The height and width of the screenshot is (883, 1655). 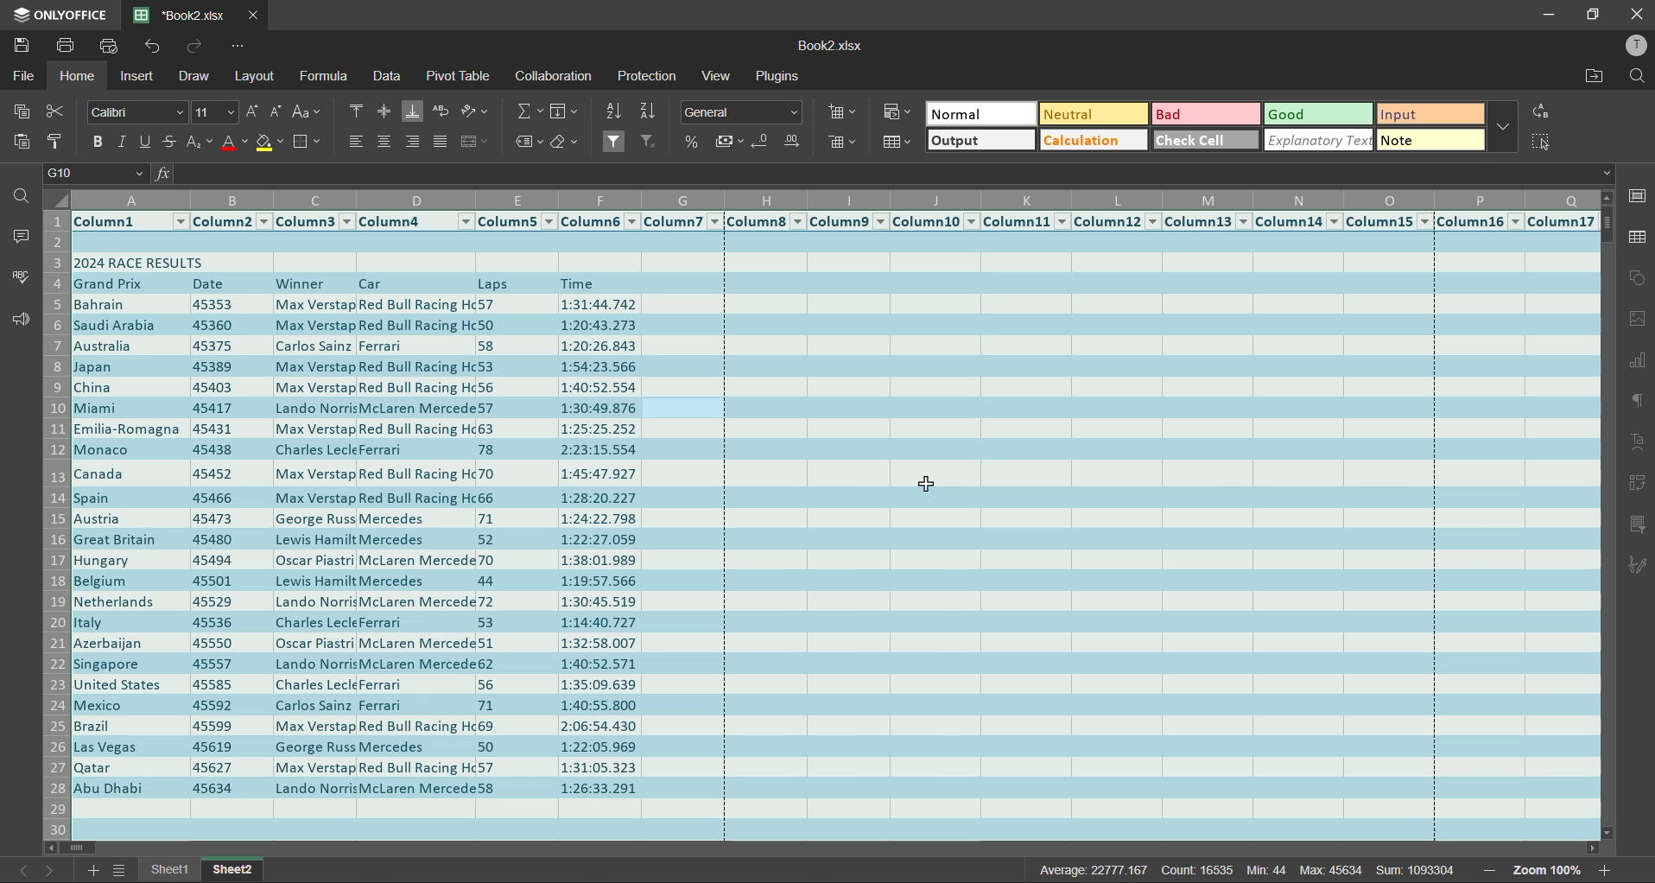 What do you see at coordinates (383, 113) in the screenshot?
I see `align middle` at bounding box center [383, 113].